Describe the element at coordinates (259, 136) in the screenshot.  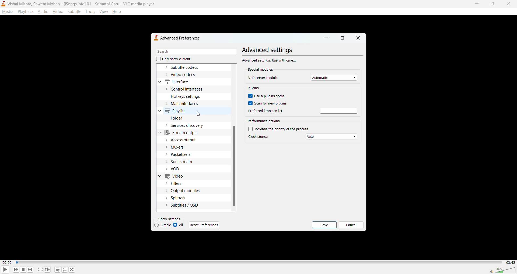
I see `clock source` at that location.